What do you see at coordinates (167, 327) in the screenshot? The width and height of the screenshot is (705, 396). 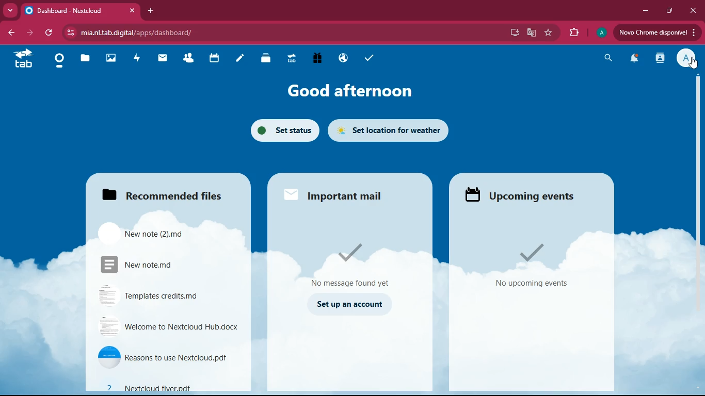 I see `file` at bounding box center [167, 327].